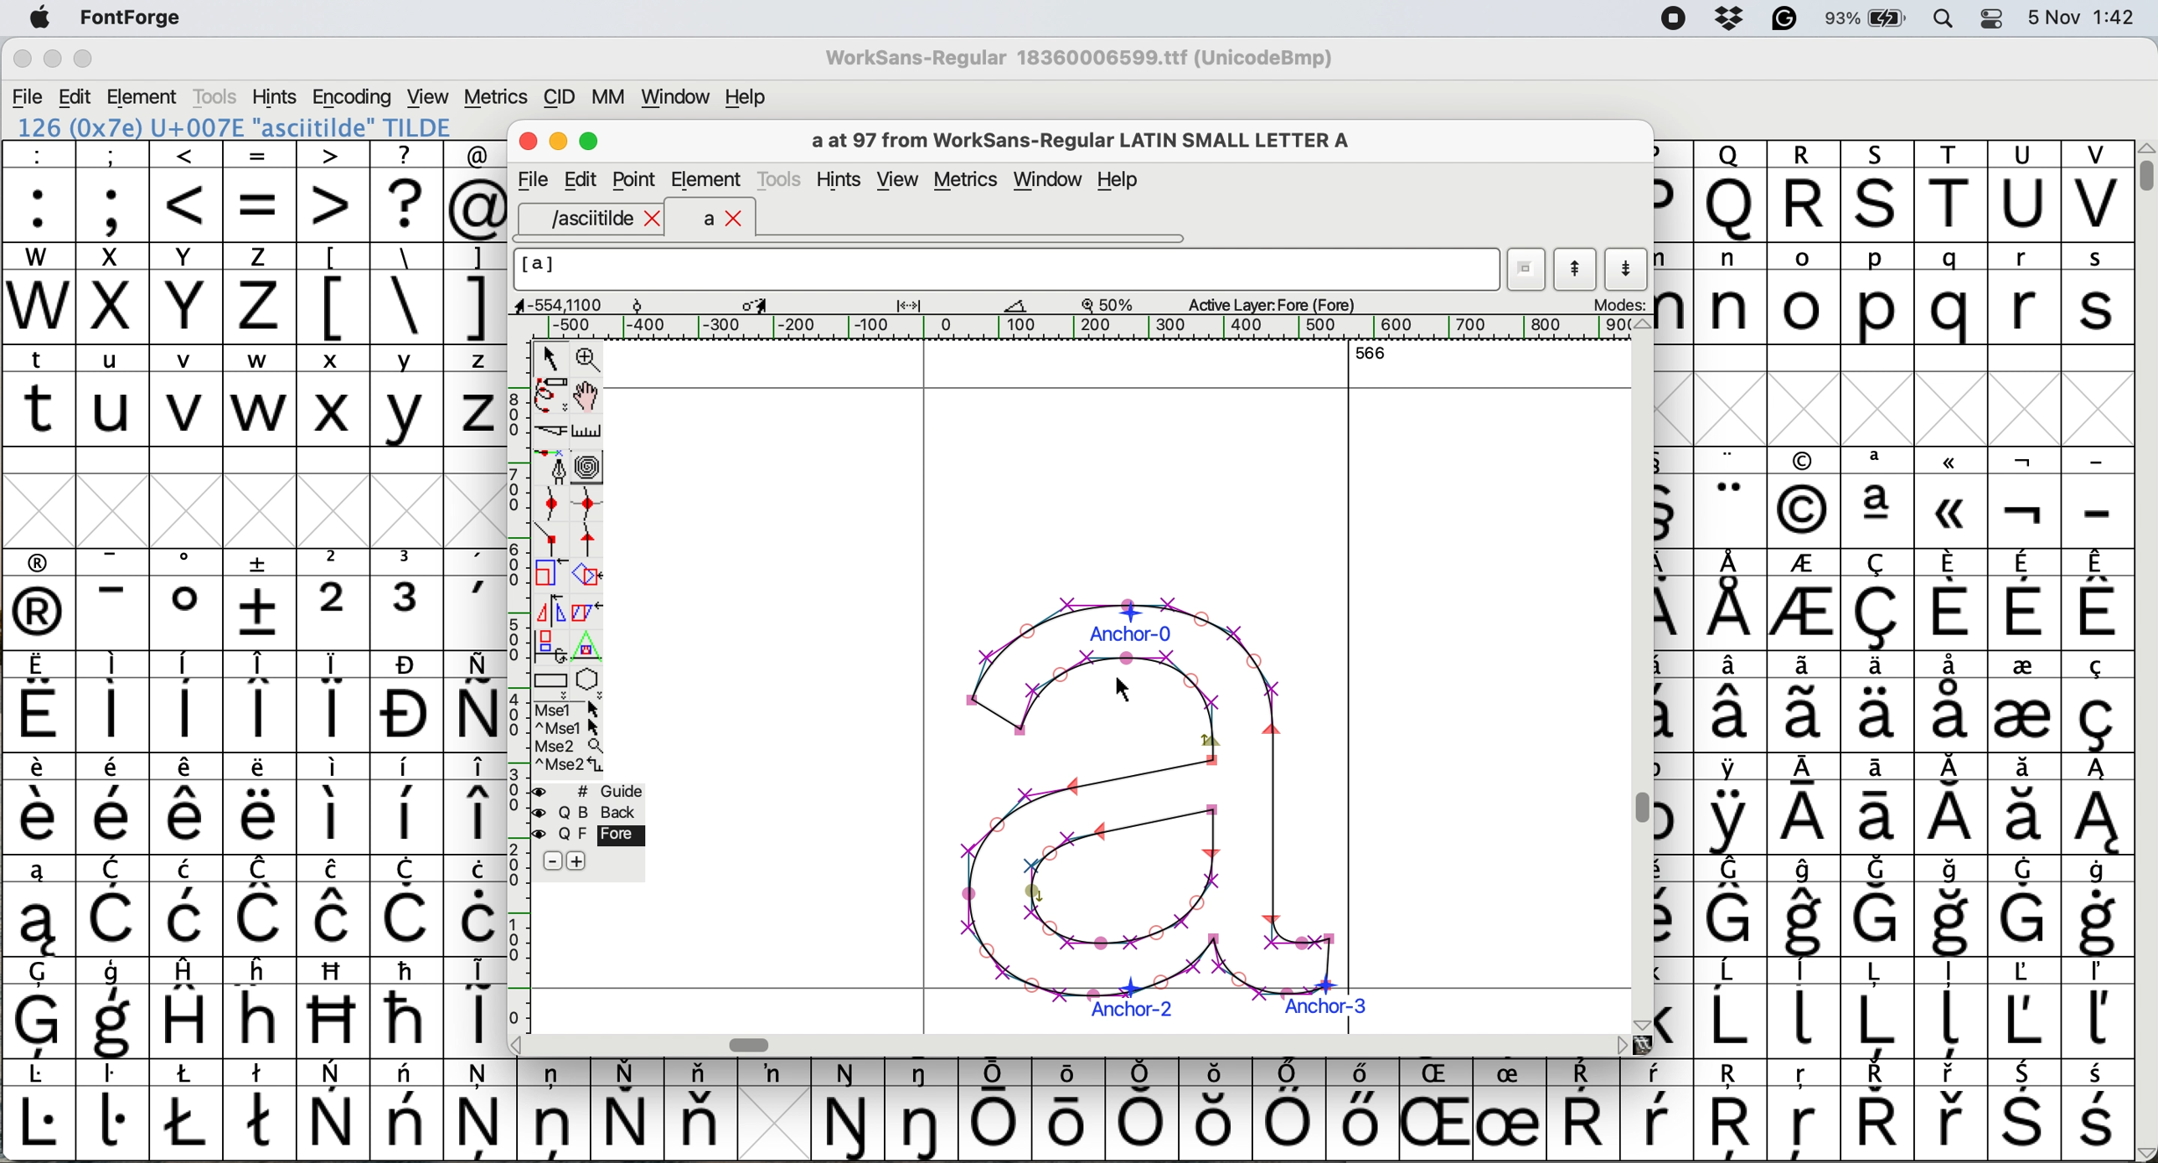 This screenshot has height=1163, width=2158. Describe the element at coordinates (334, 293) in the screenshot. I see `[` at that location.